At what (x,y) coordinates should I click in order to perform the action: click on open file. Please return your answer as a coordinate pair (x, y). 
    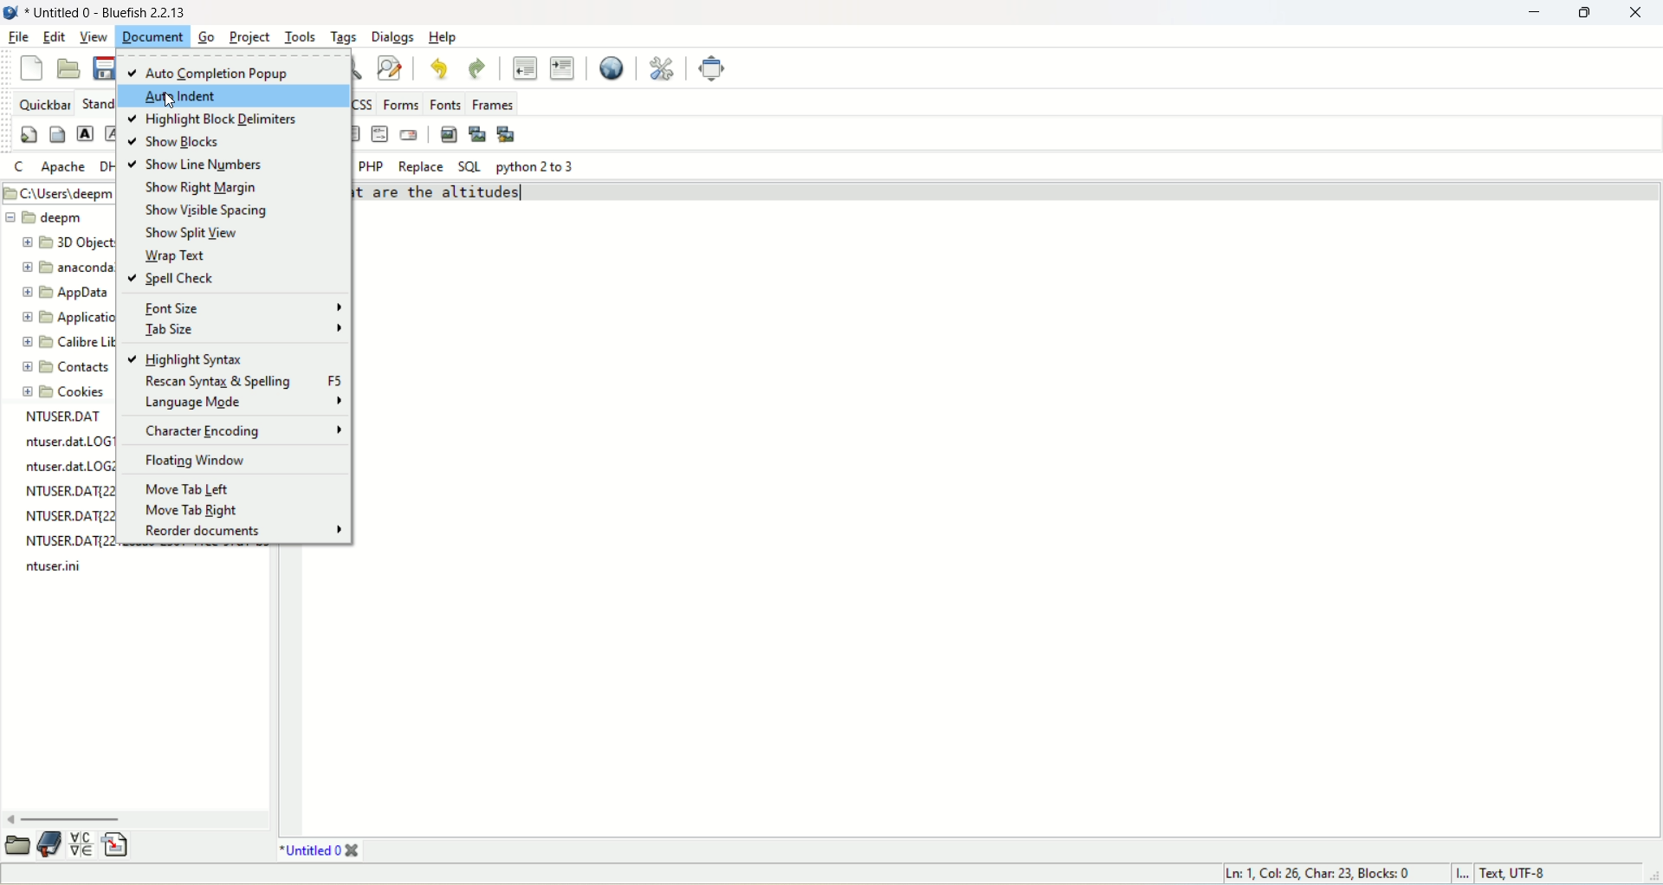
    Looking at the image, I should click on (69, 68).